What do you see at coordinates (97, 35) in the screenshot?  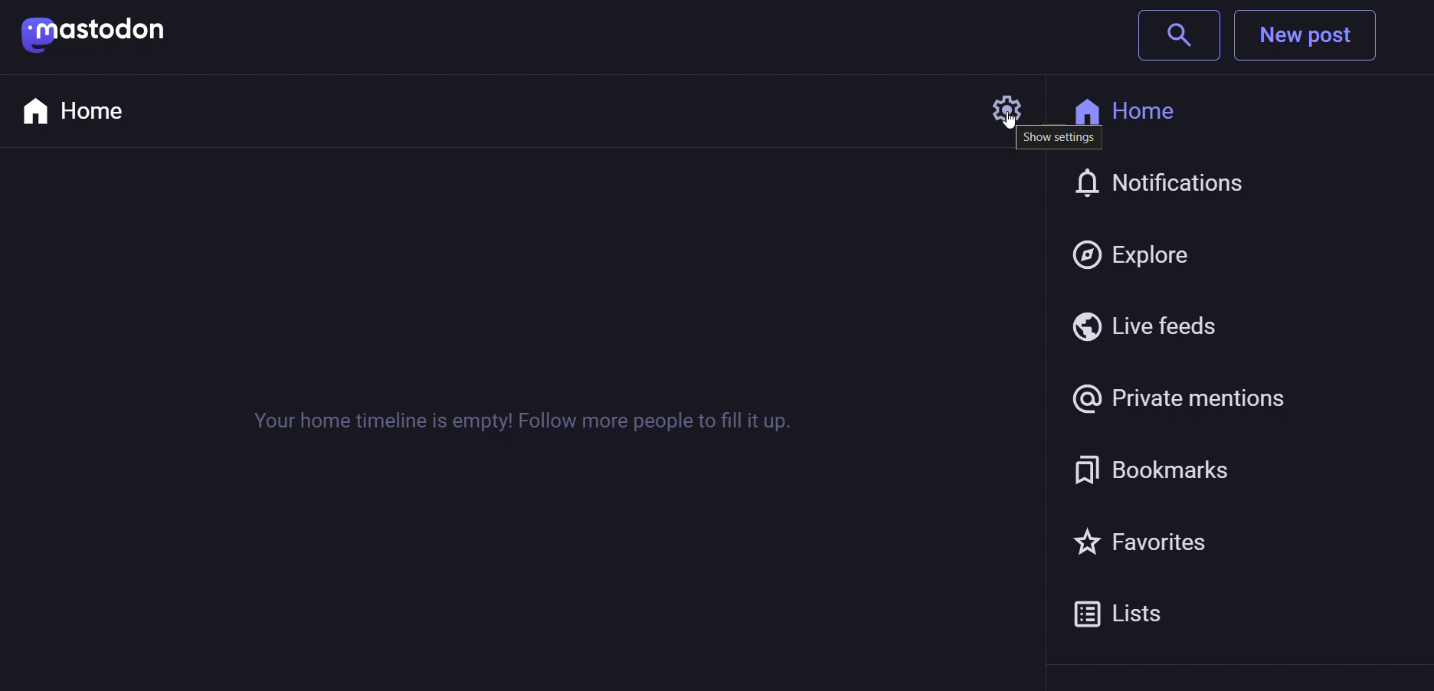 I see `mastodon` at bounding box center [97, 35].